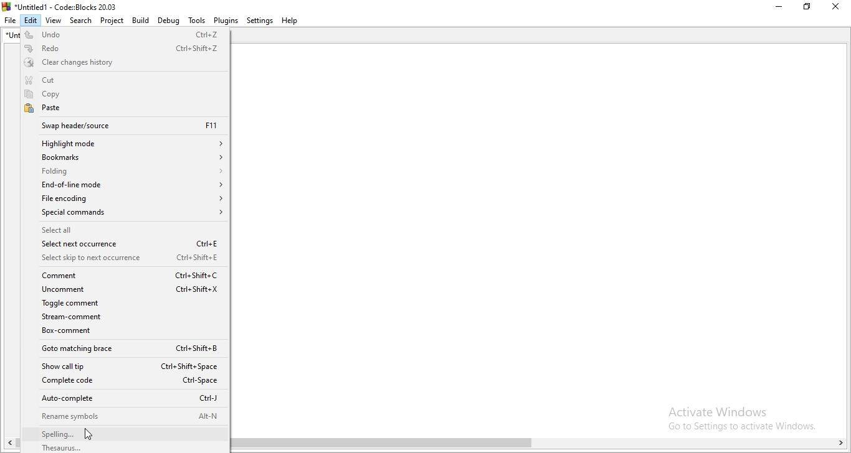 The image size is (851, 453). What do you see at coordinates (125, 109) in the screenshot?
I see `Paste` at bounding box center [125, 109].